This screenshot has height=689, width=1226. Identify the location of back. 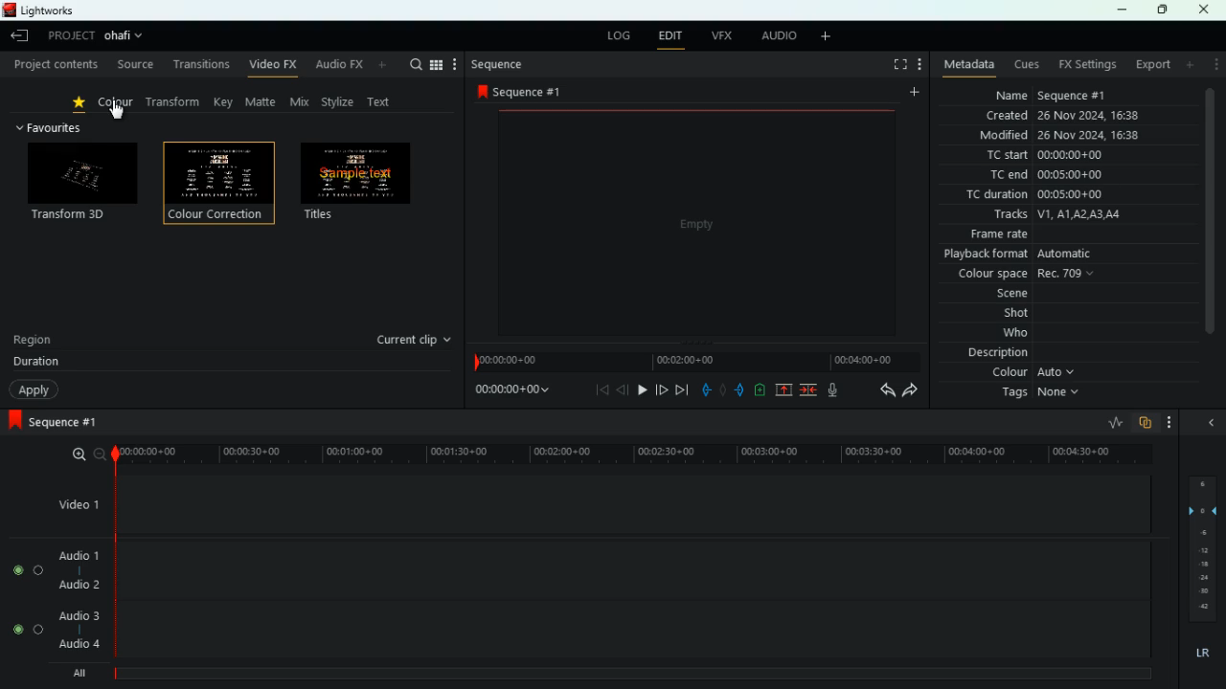
(603, 390).